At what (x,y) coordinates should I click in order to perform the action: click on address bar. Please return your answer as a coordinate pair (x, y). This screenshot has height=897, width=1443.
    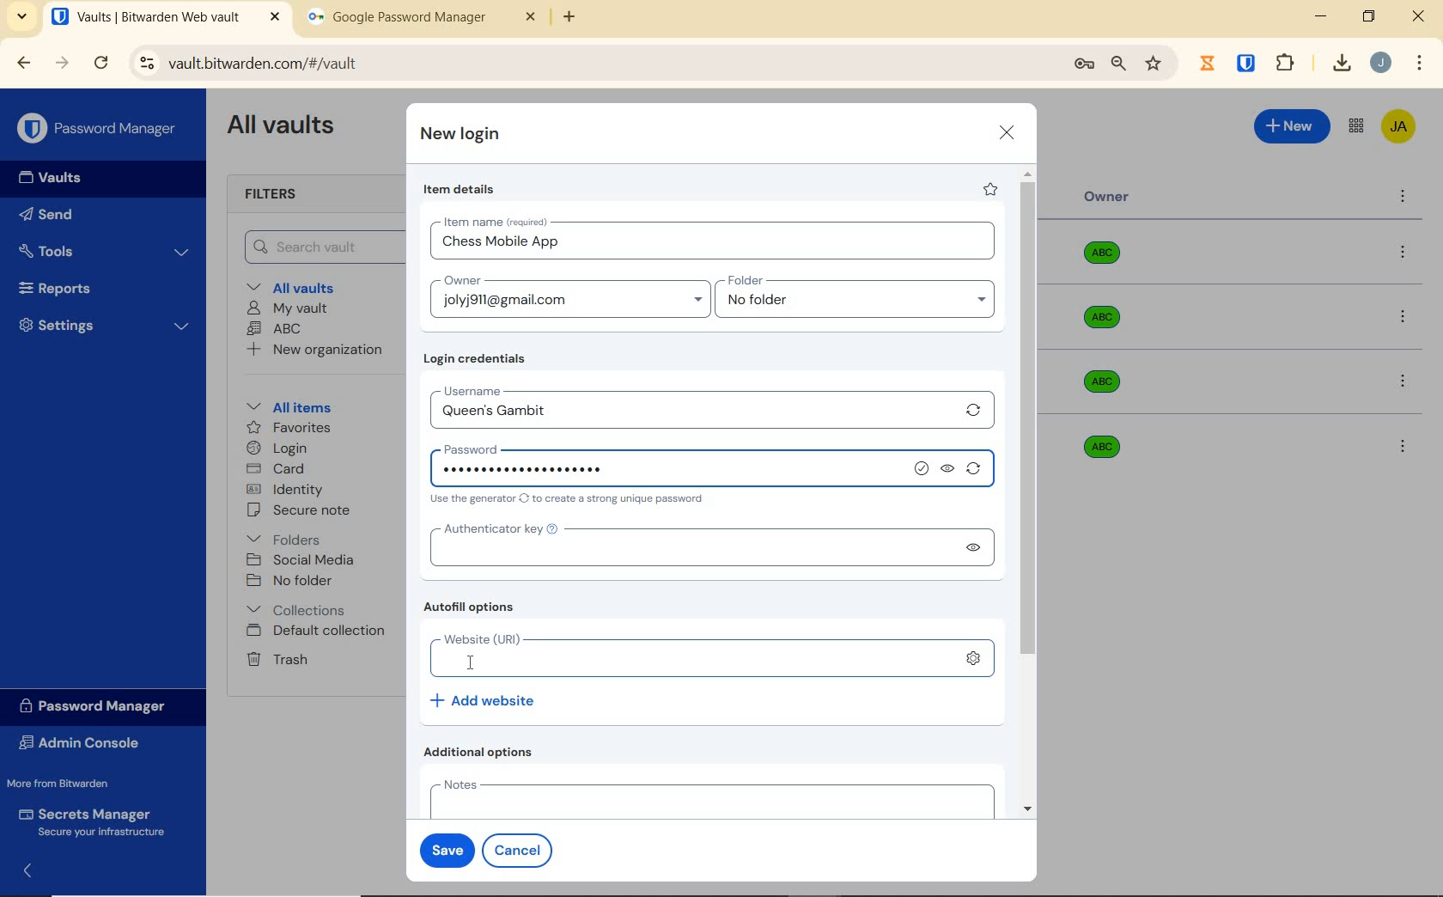
    Looking at the image, I should click on (592, 64).